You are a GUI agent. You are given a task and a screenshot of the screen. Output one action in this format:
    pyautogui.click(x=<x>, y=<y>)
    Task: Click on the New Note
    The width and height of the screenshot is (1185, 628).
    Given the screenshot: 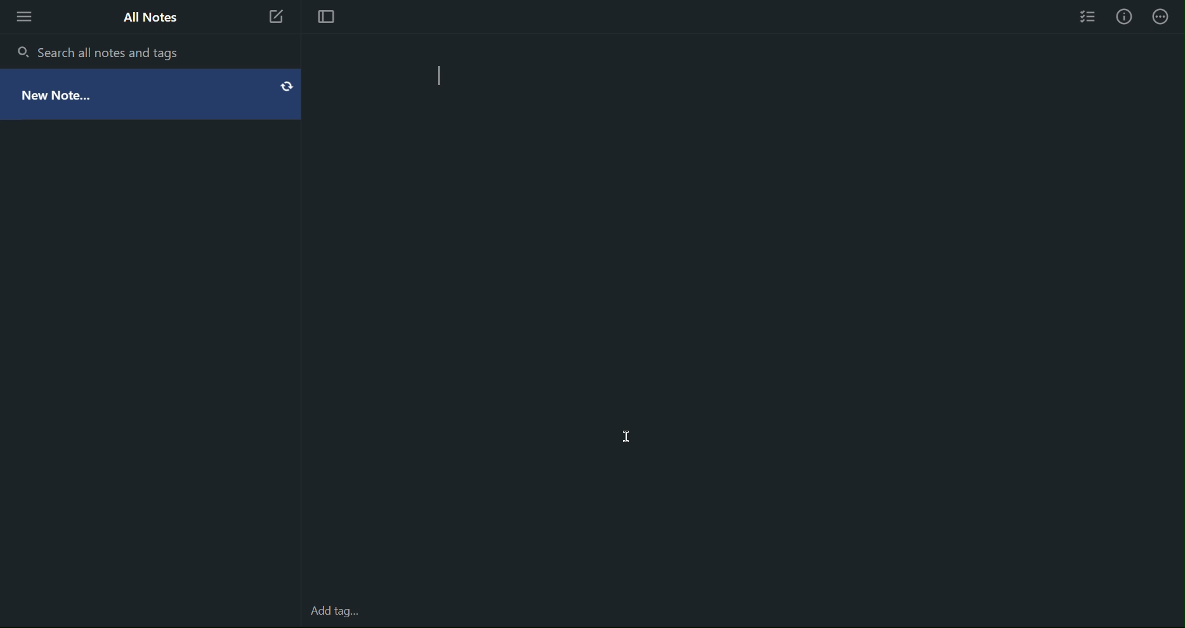 What is the action you would take?
    pyautogui.click(x=277, y=16)
    